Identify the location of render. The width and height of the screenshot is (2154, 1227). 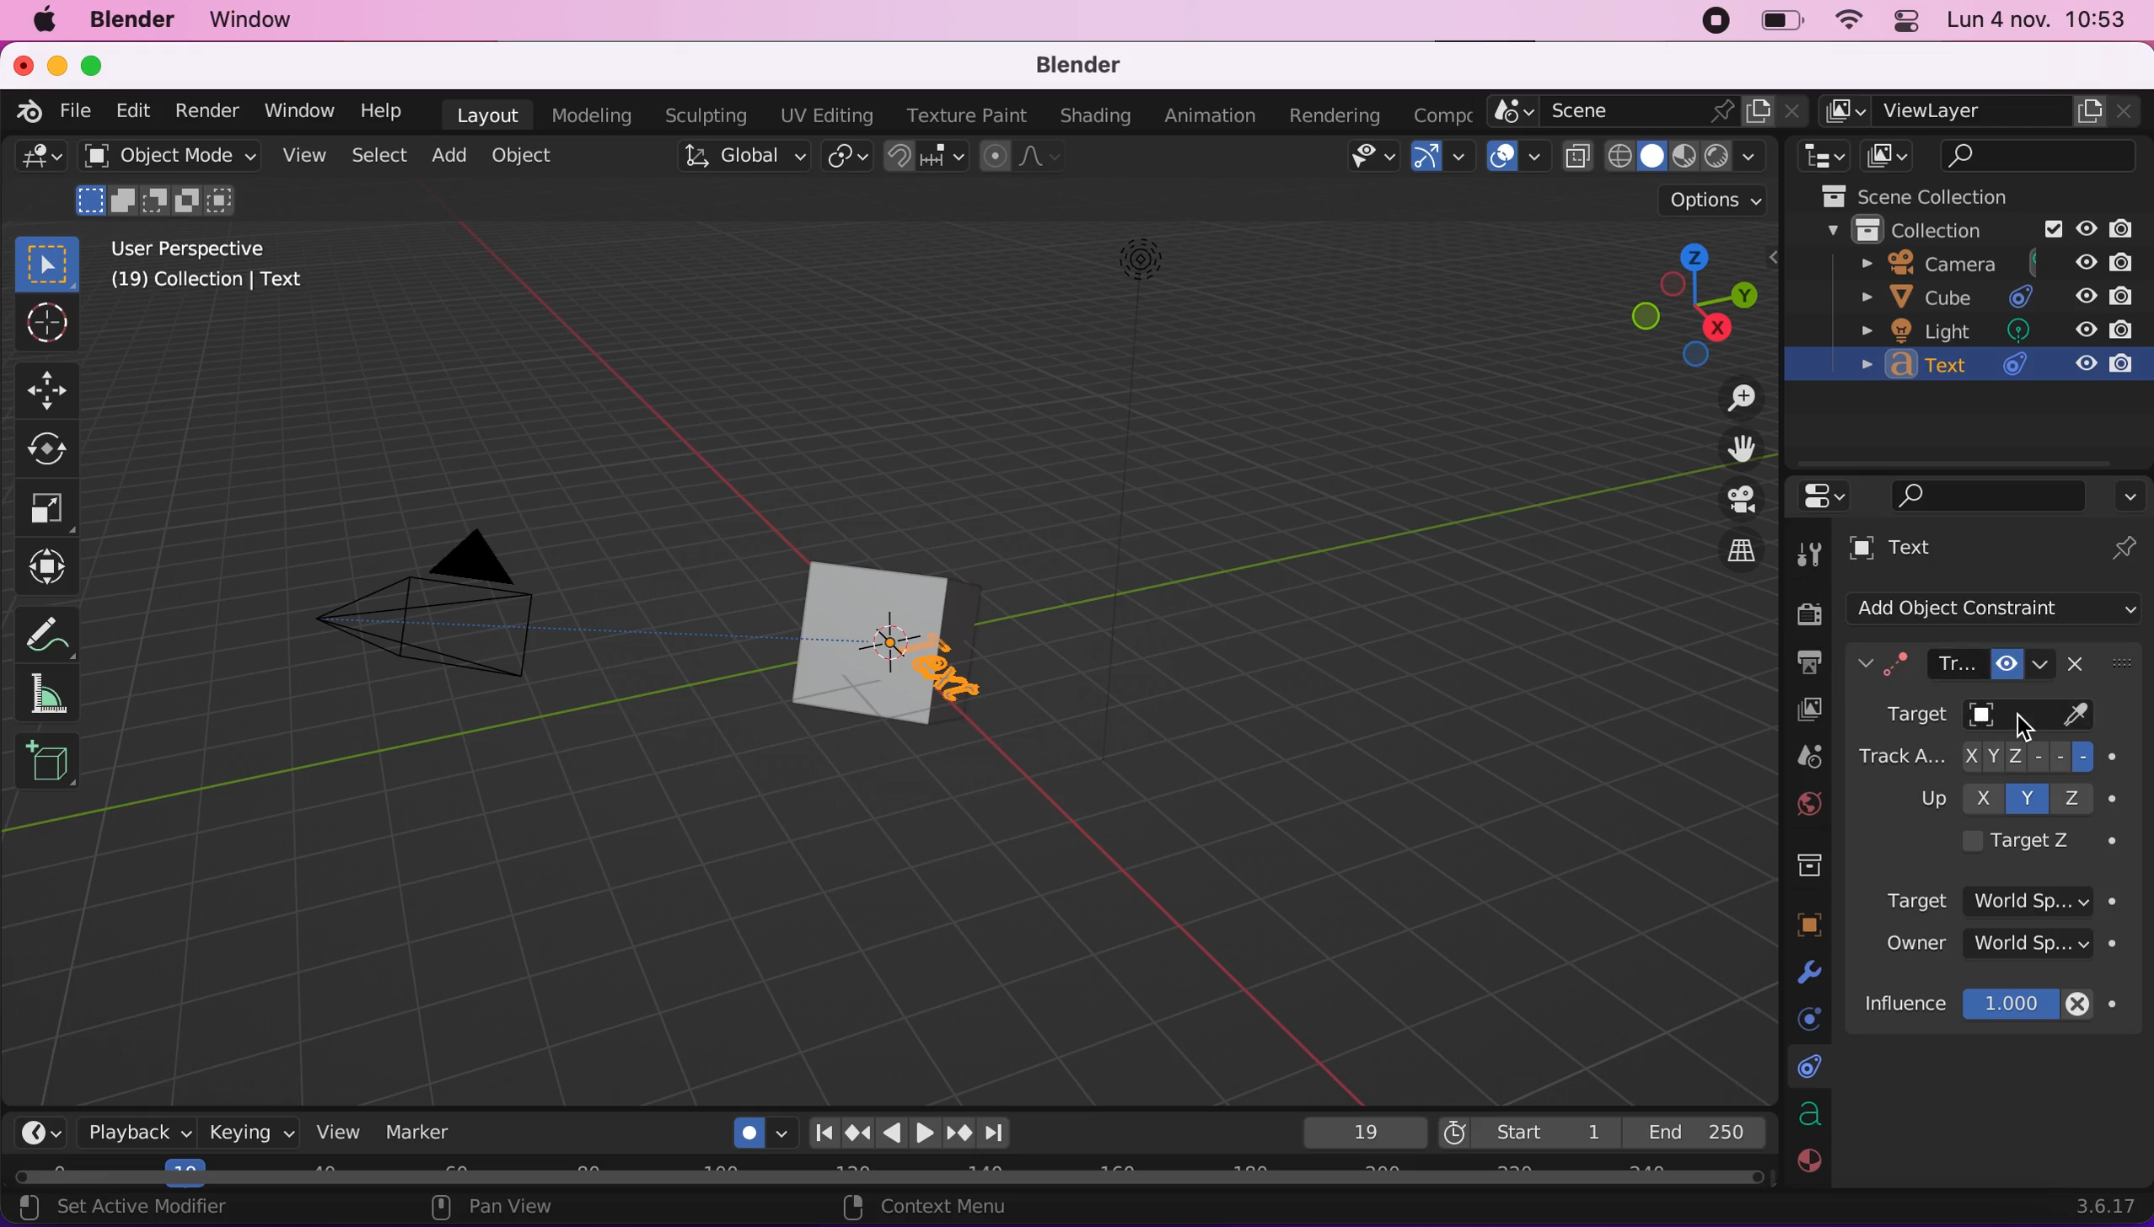
(1802, 606).